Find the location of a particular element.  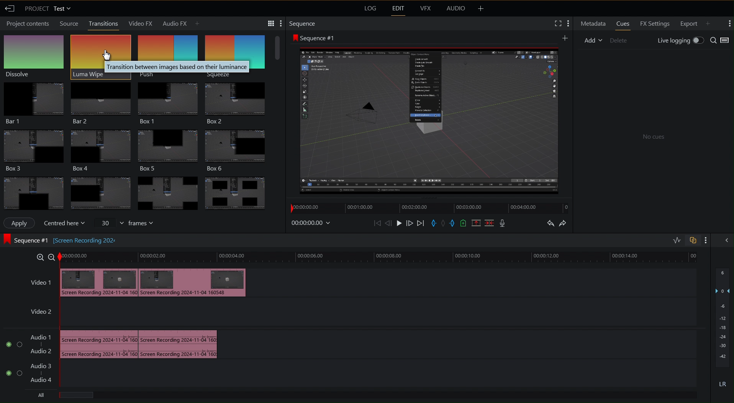

Box 4 is located at coordinates (100, 149).